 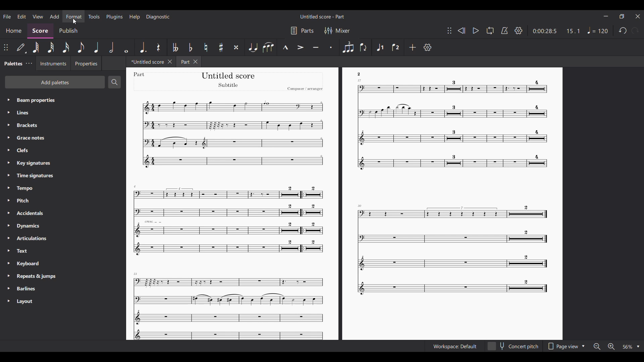 I want to click on Close interface, so click(x=638, y=16).